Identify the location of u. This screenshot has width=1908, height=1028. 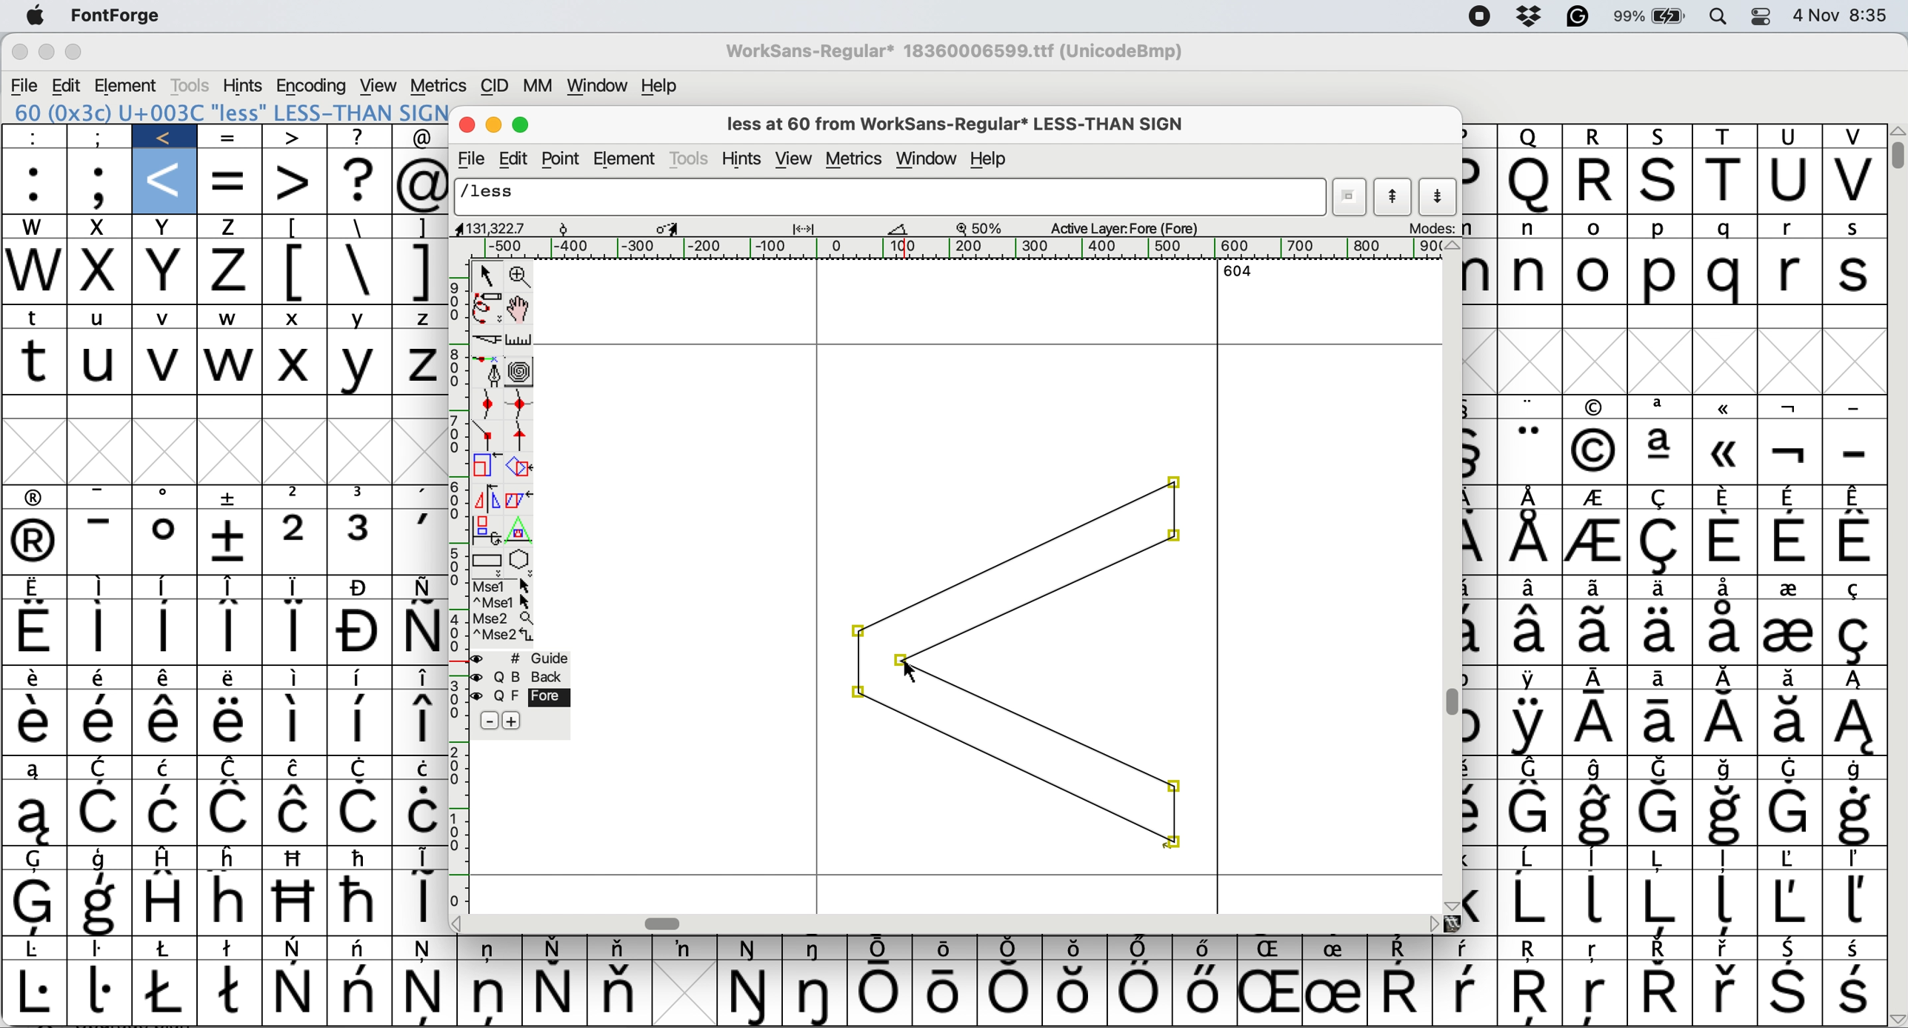
(1792, 137).